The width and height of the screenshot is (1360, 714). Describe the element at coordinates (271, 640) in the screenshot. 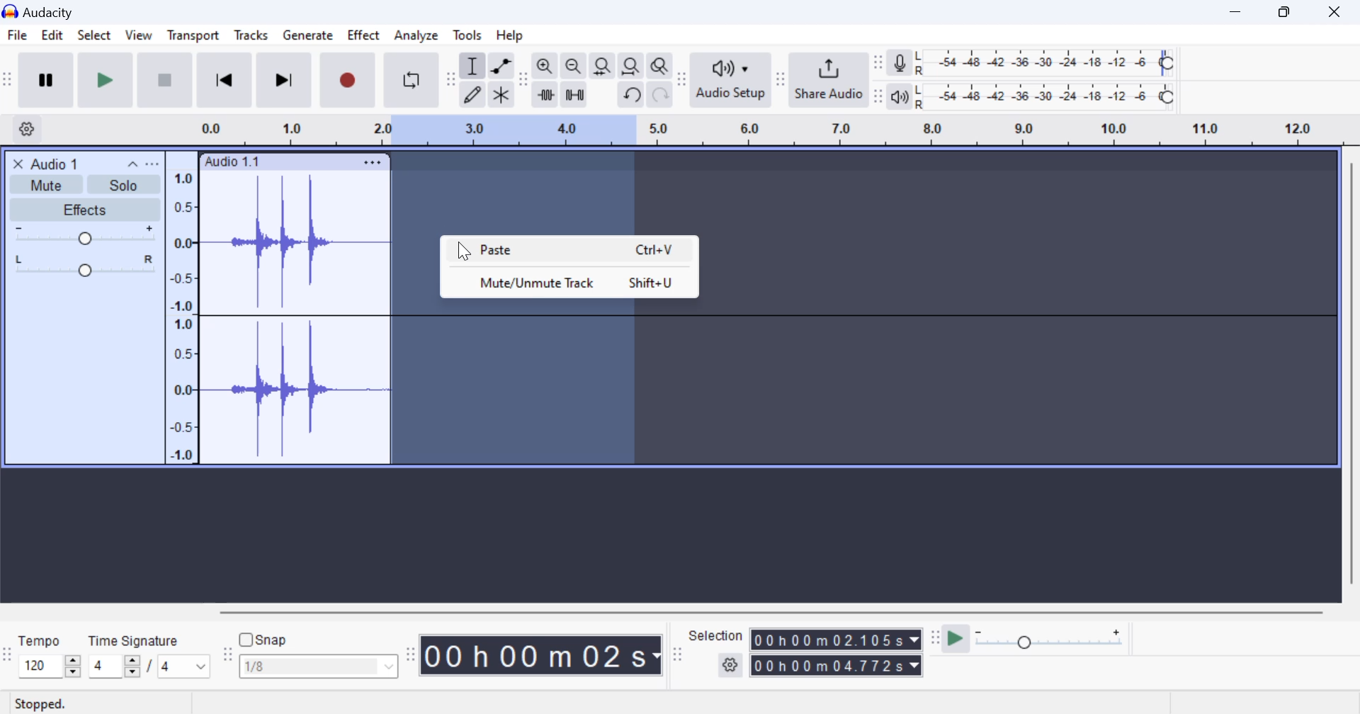

I see `snap toggle` at that location.